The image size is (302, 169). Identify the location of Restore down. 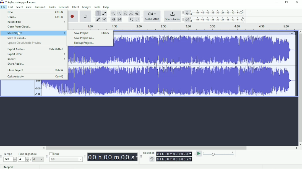
(286, 2).